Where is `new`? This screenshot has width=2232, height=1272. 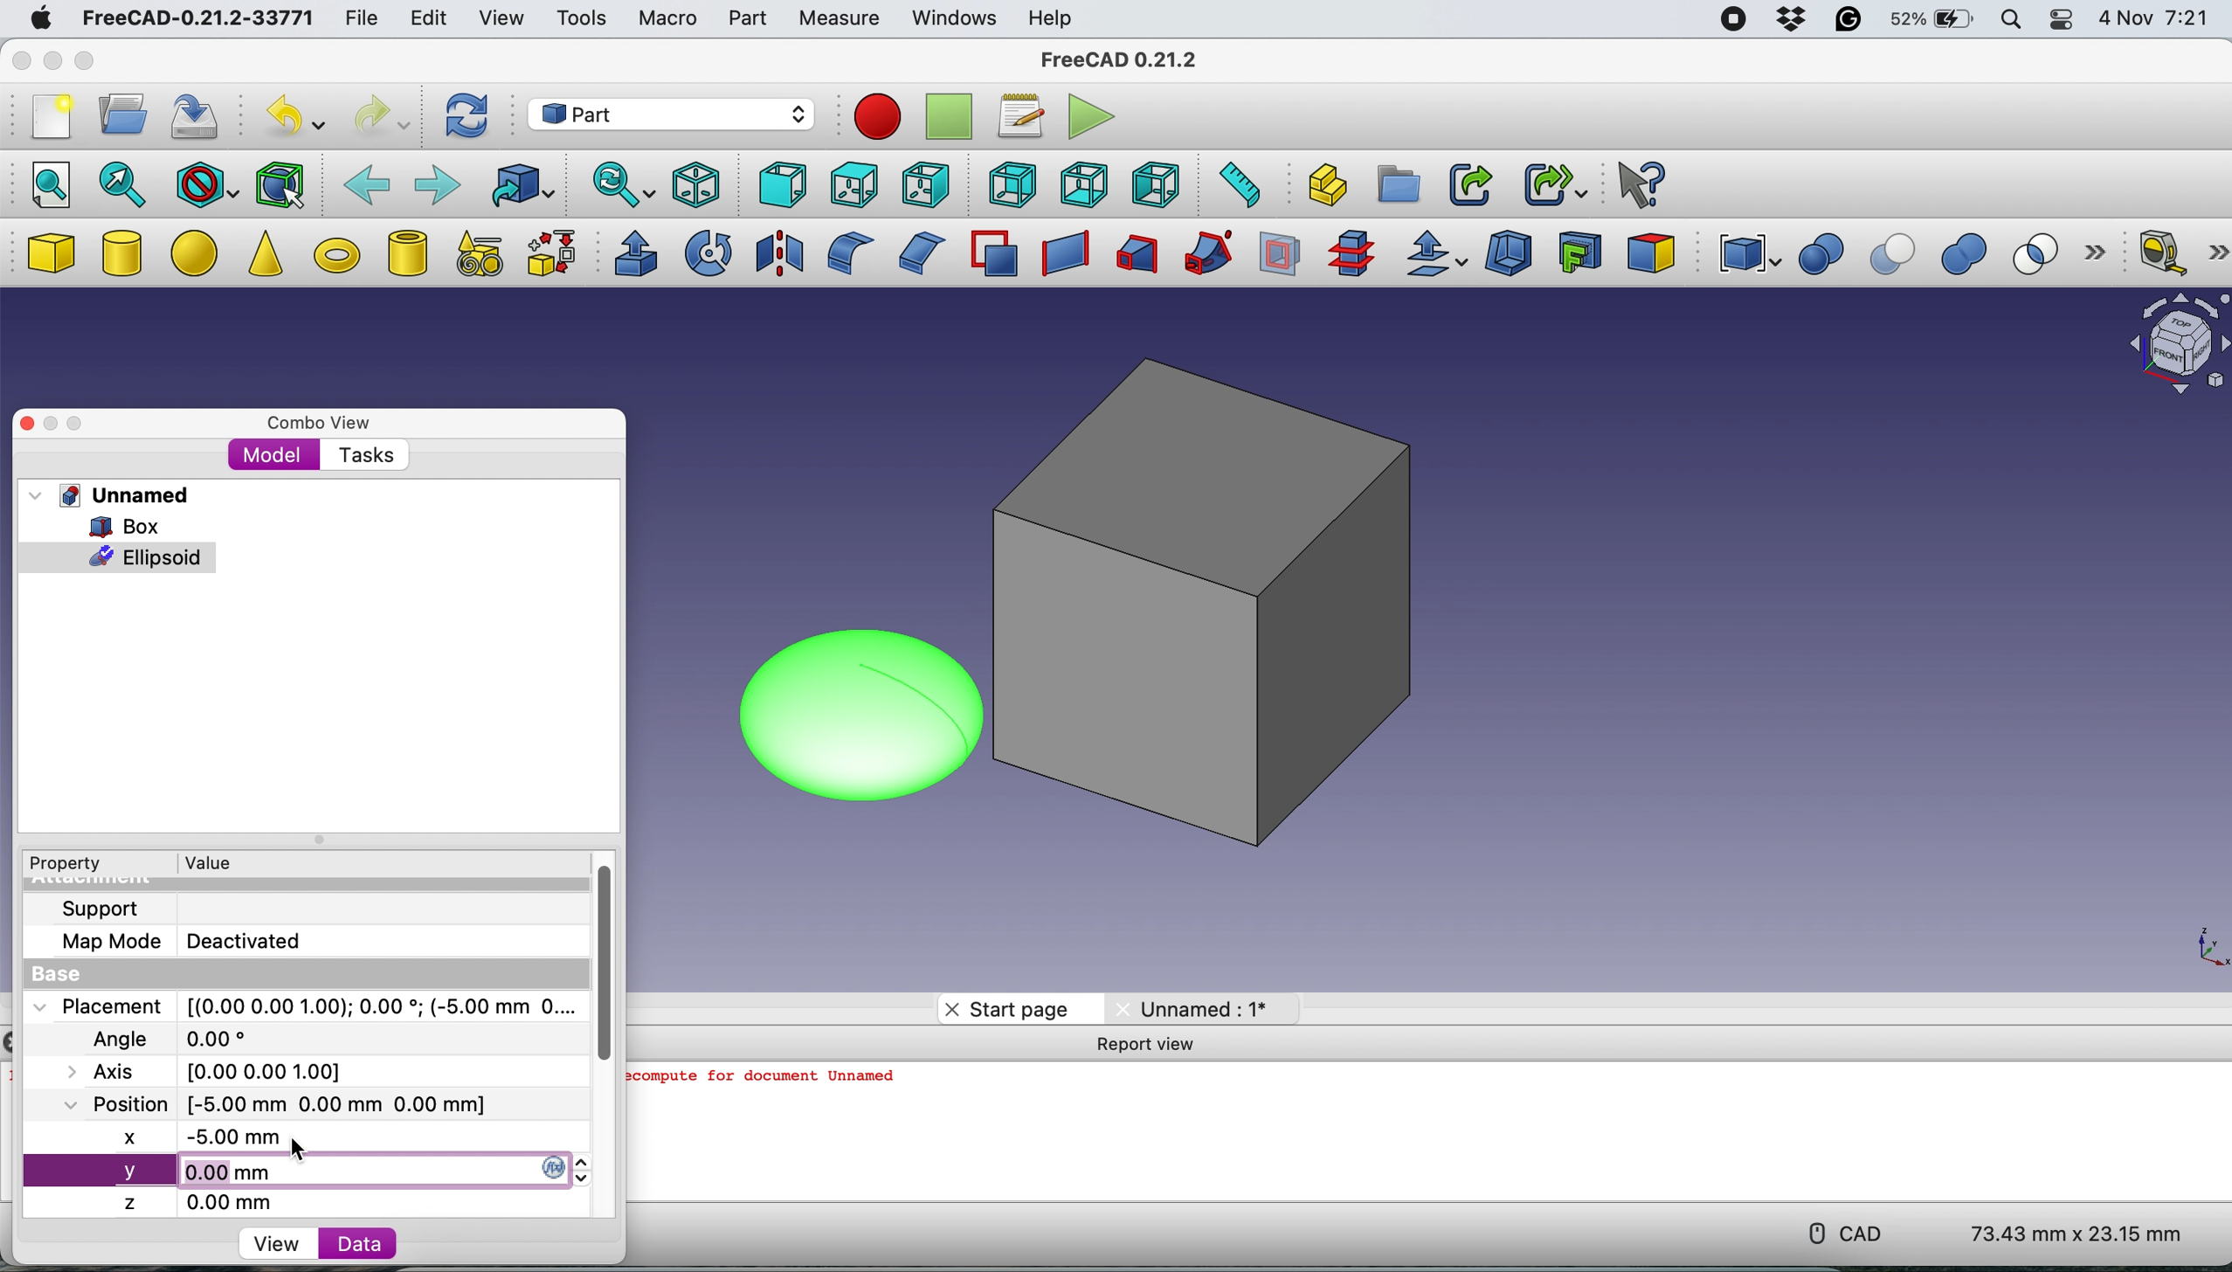 new is located at coordinates (47, 121).